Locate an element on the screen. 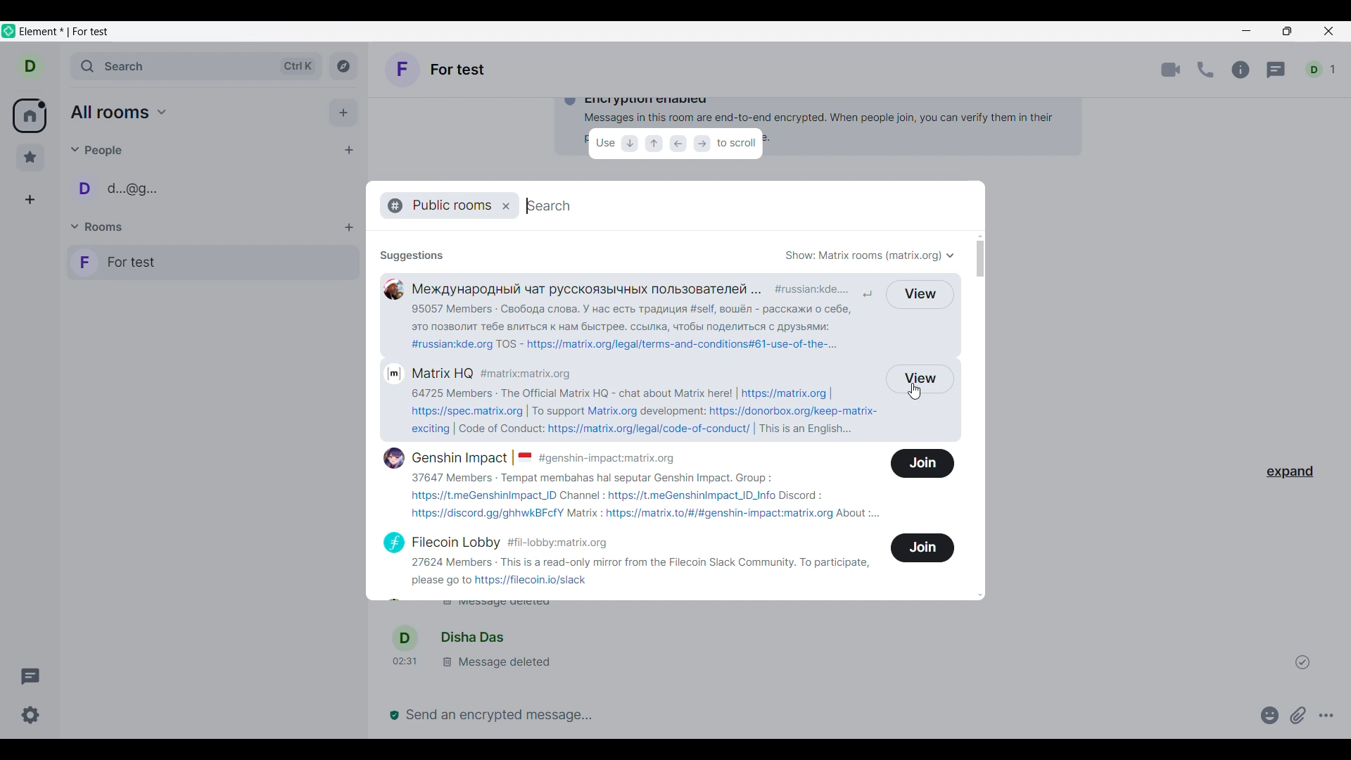  Matrix HQ #matrix:matrix.org is located at coordinates (493, 371).